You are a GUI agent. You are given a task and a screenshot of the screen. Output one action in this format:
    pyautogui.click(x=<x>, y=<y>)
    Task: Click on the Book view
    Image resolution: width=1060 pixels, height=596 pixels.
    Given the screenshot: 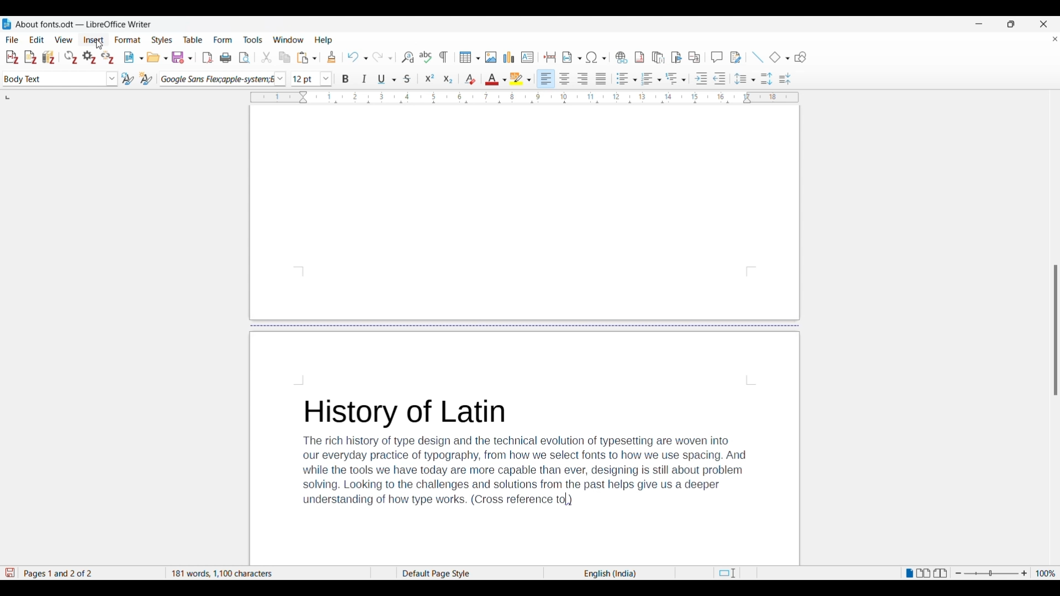 What is the action you would take?
    pyautogui.click(x=941, y=573)
    